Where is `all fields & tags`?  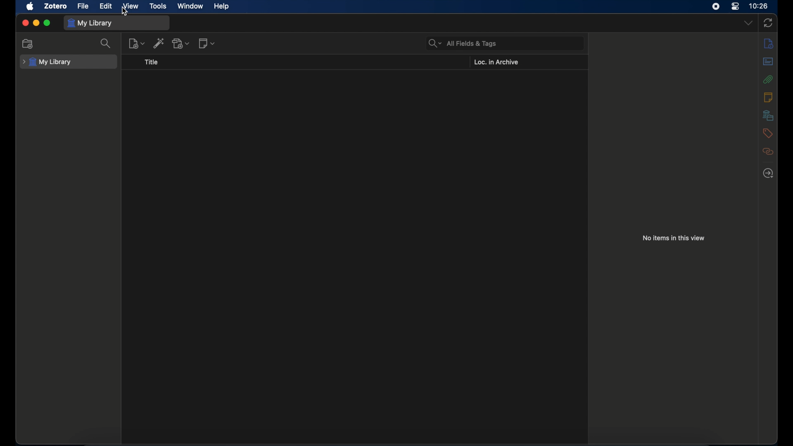 all fields & tags is located at coordinates (464, 43).